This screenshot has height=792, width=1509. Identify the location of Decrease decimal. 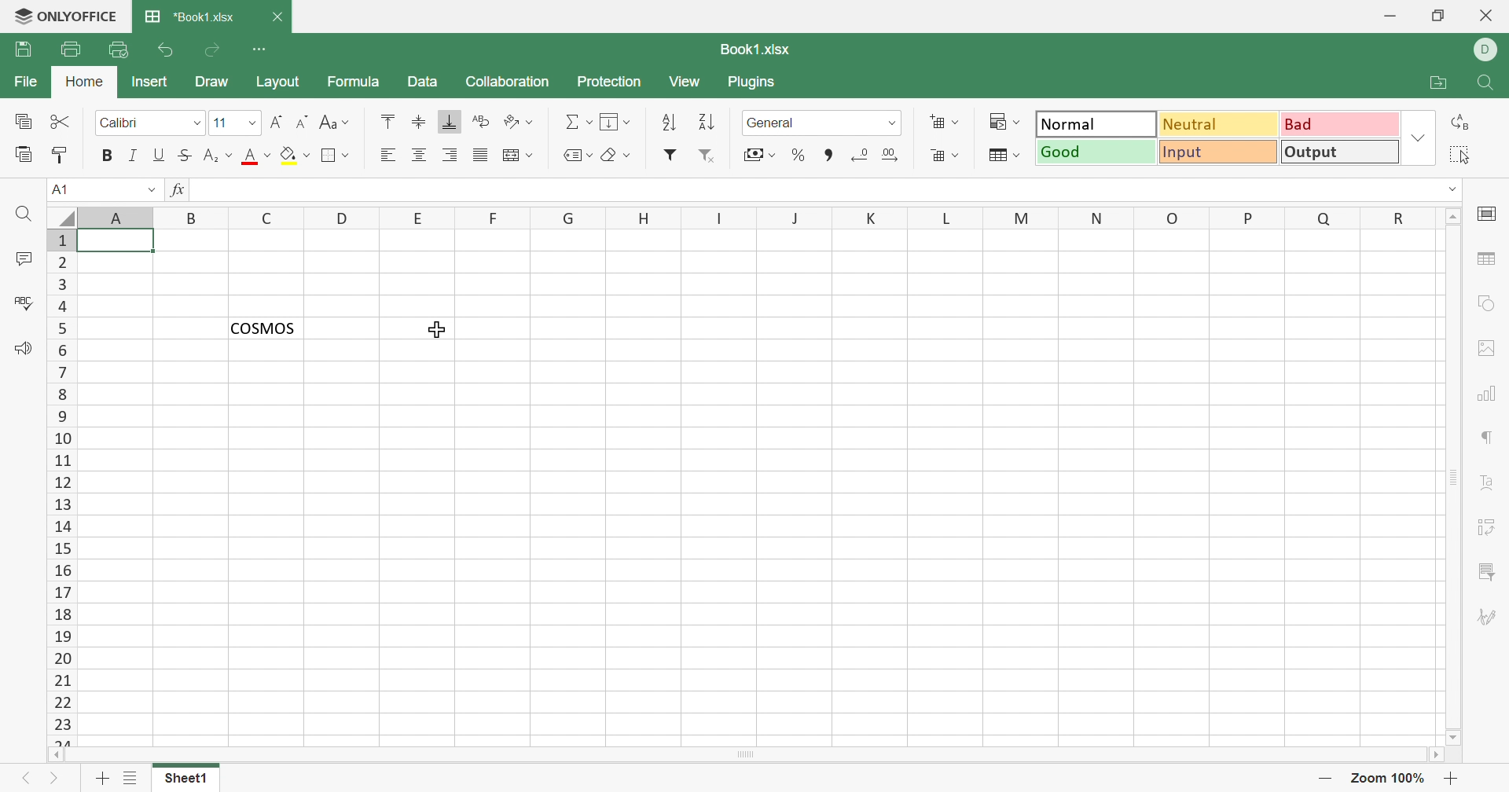
(861, 156).